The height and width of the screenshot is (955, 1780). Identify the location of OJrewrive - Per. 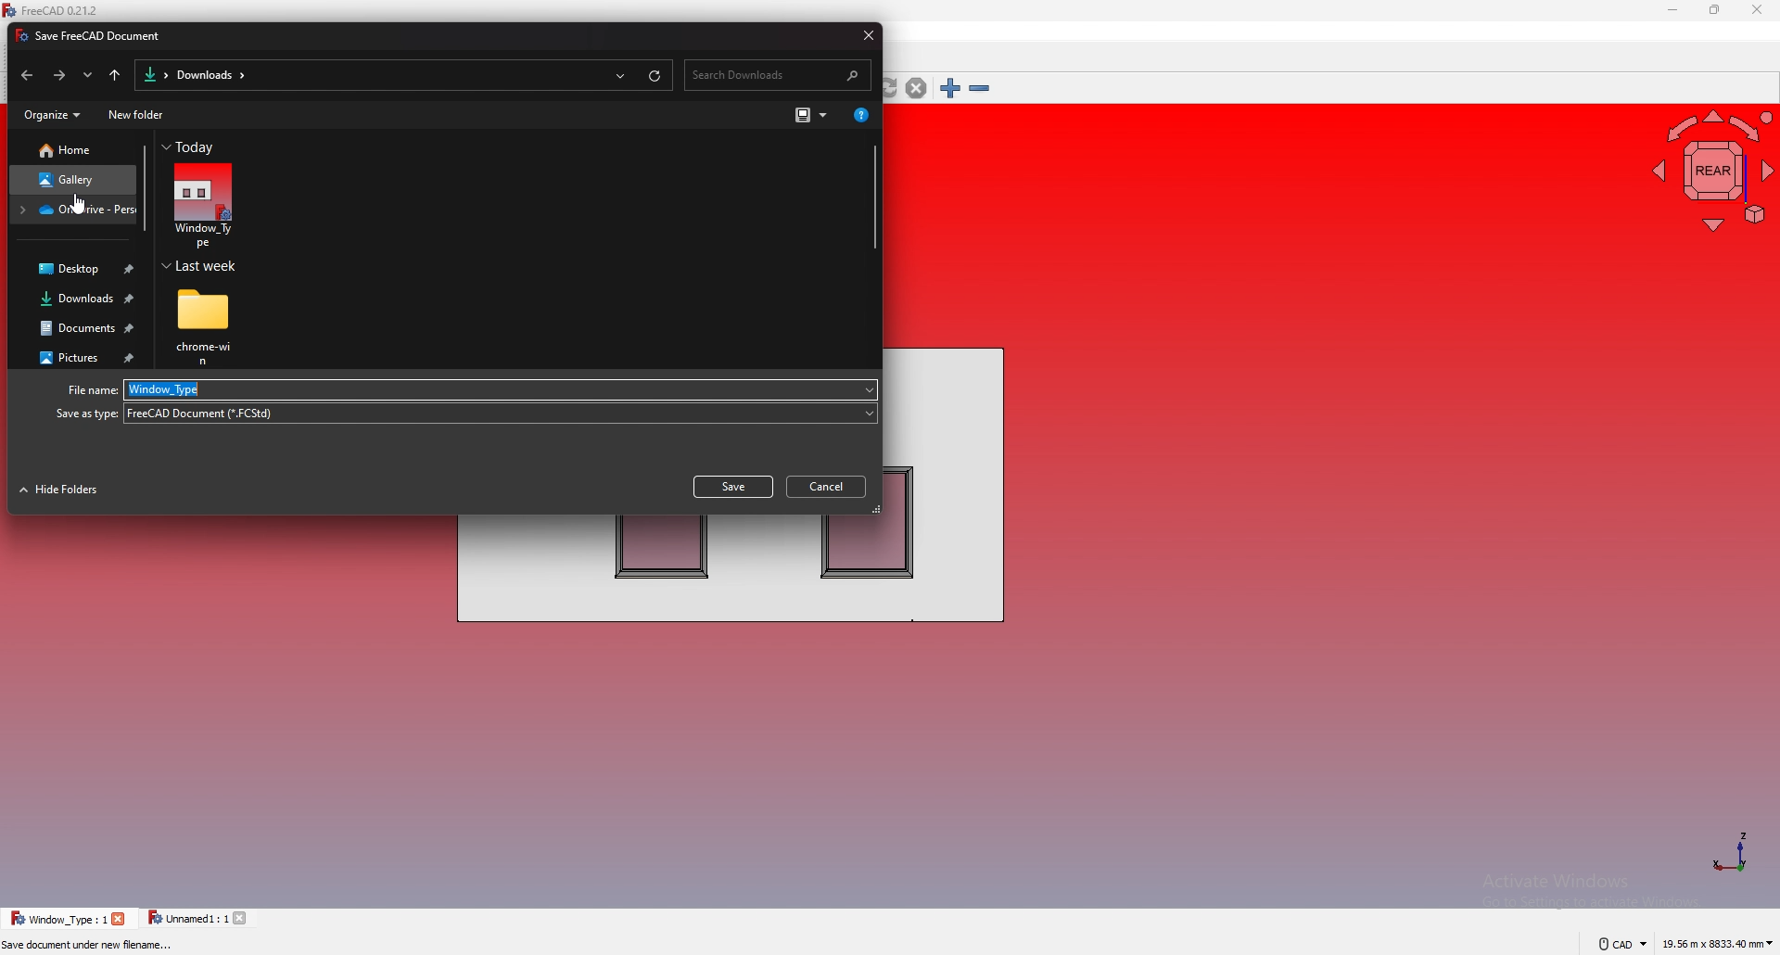
(74, 210).